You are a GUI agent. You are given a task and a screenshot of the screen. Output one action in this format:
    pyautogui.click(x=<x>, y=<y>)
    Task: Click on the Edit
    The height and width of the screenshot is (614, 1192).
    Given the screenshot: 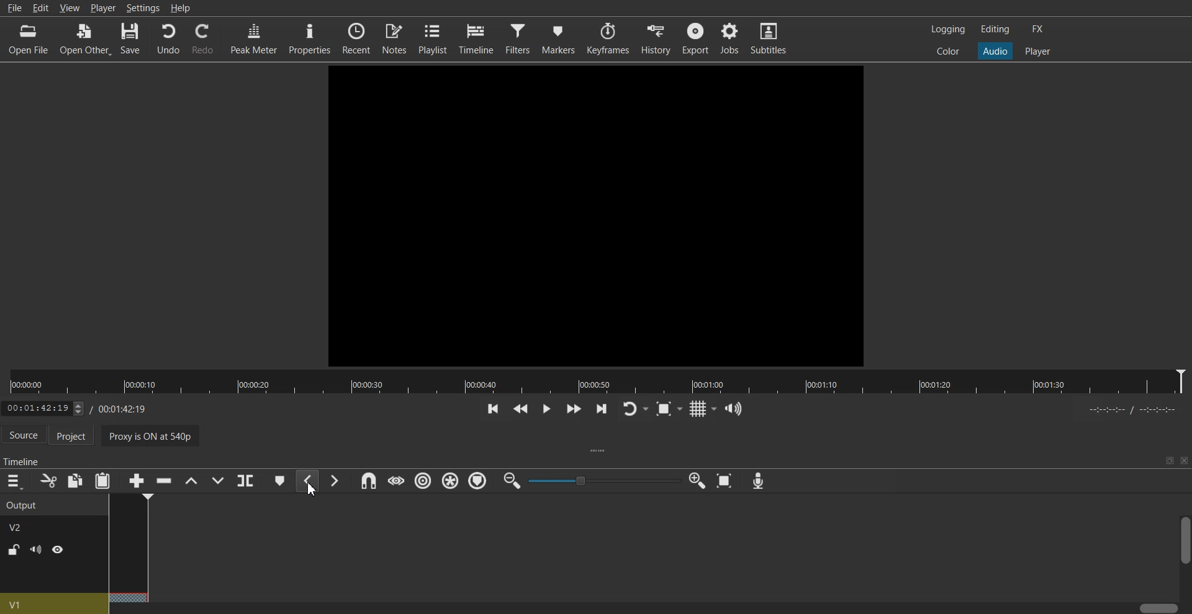 What is the action you would take?
    pyautogui.click(x=41, y=9)
    